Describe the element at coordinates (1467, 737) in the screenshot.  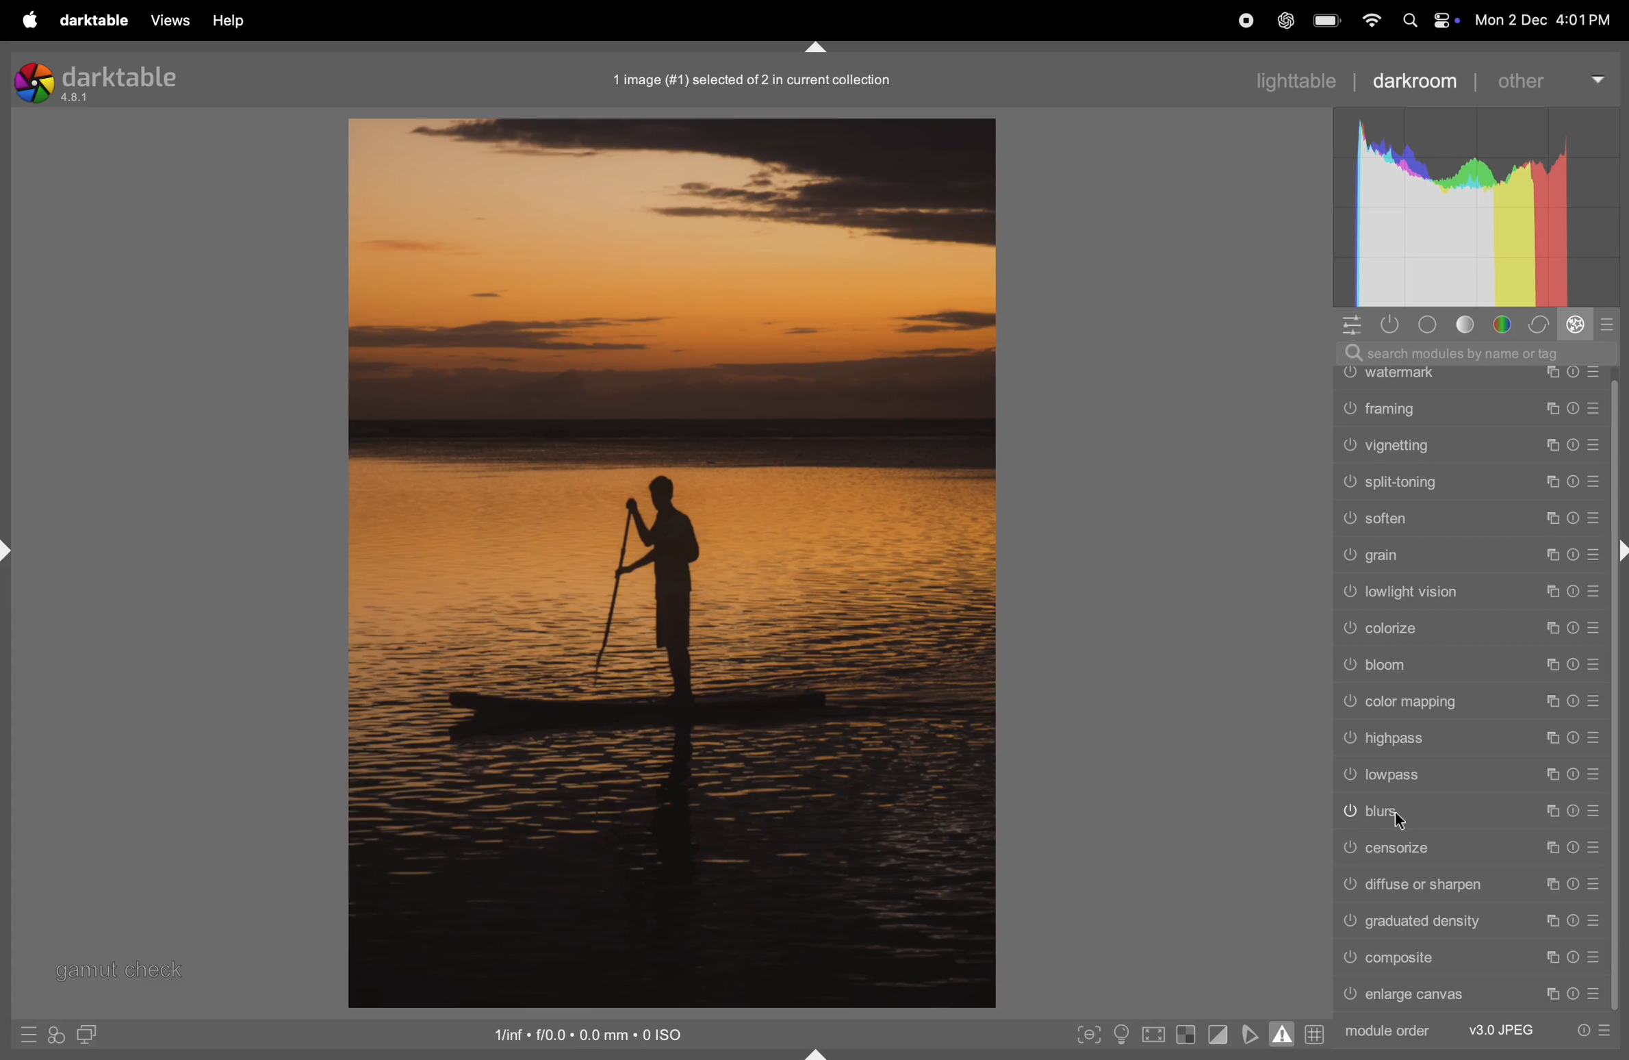
I see `highpass` at that location.